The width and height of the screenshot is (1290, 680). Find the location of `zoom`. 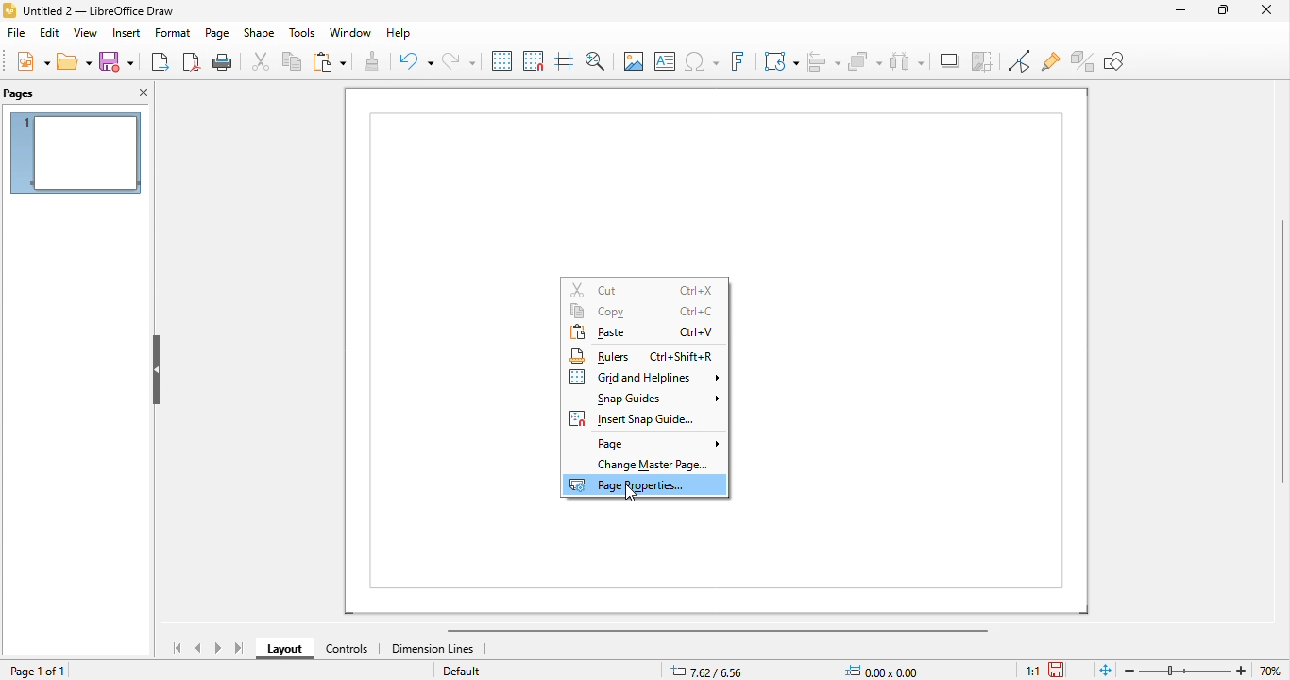

zoom is located at coordinates (1207, 670).